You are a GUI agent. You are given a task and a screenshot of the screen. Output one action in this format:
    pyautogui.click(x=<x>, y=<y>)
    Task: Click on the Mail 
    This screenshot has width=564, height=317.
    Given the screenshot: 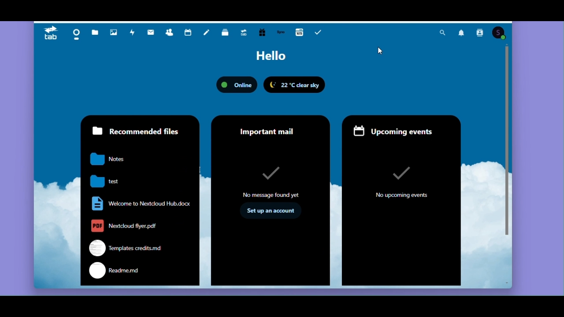 What is the action you would take?
    pyautogui.click(x=153, y=31)
    